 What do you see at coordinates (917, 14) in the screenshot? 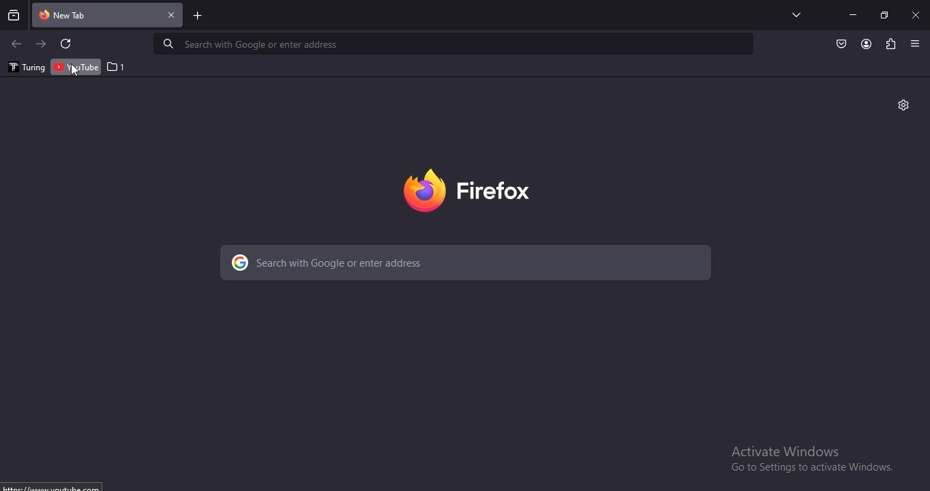
I see `close` at bounding box center [917, 14].